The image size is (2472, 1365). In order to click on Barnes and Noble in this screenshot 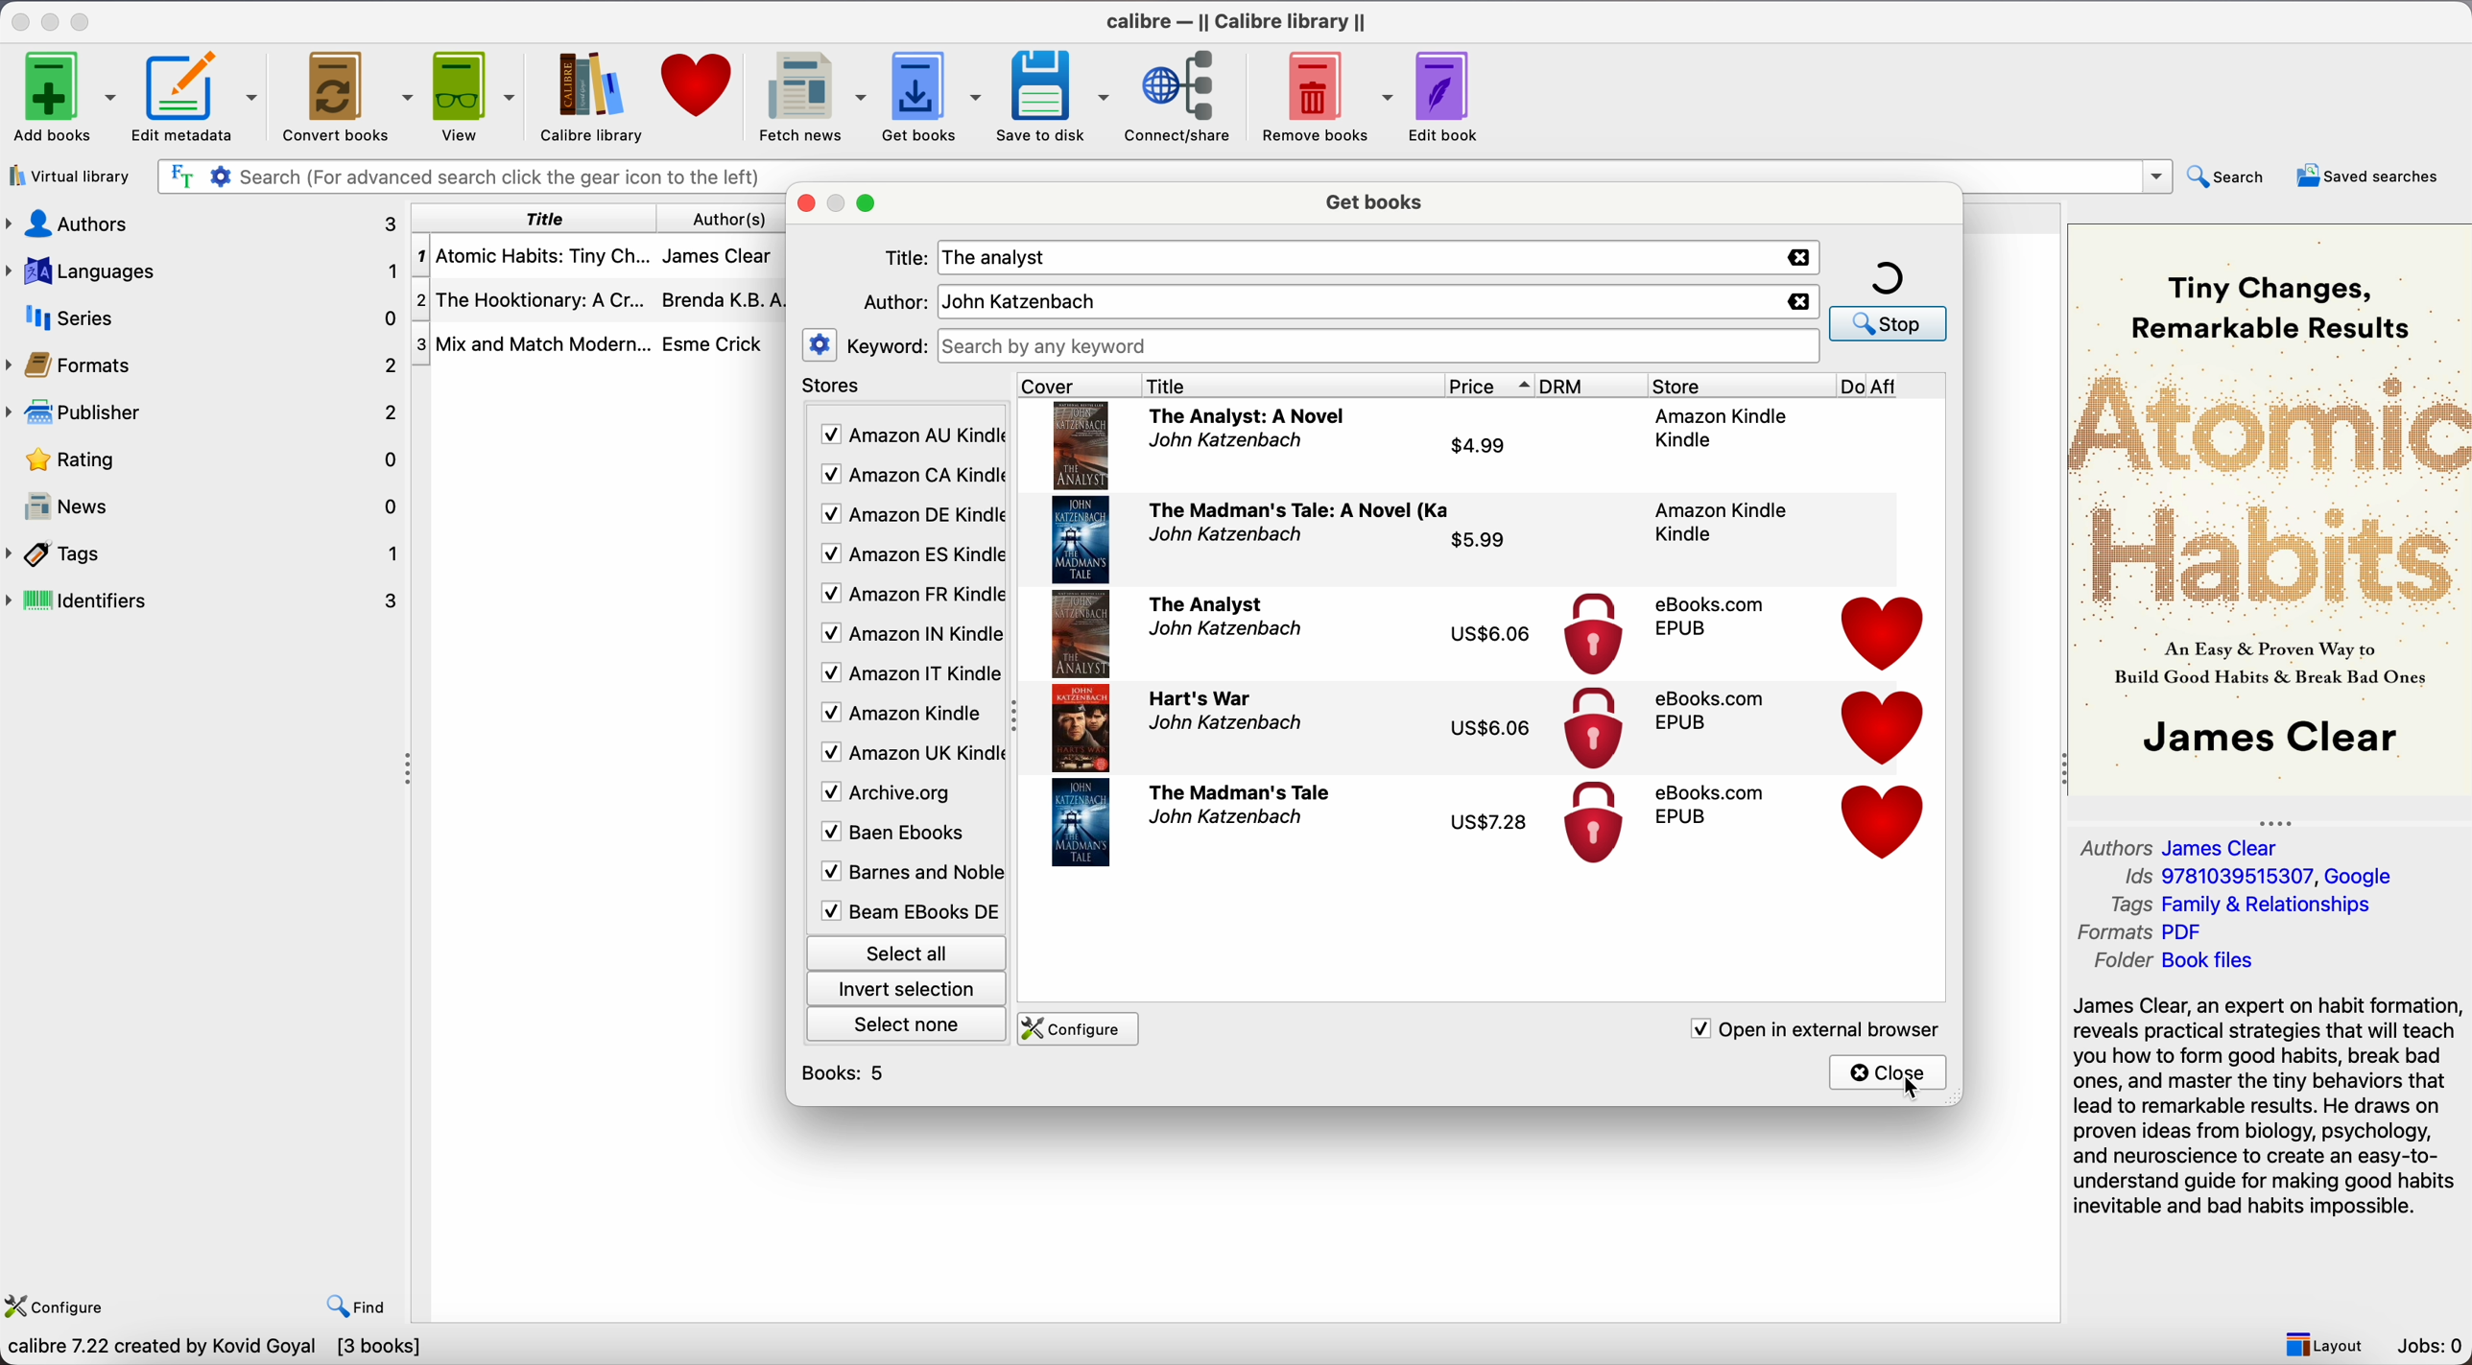, I will do `click(905, 876)`.